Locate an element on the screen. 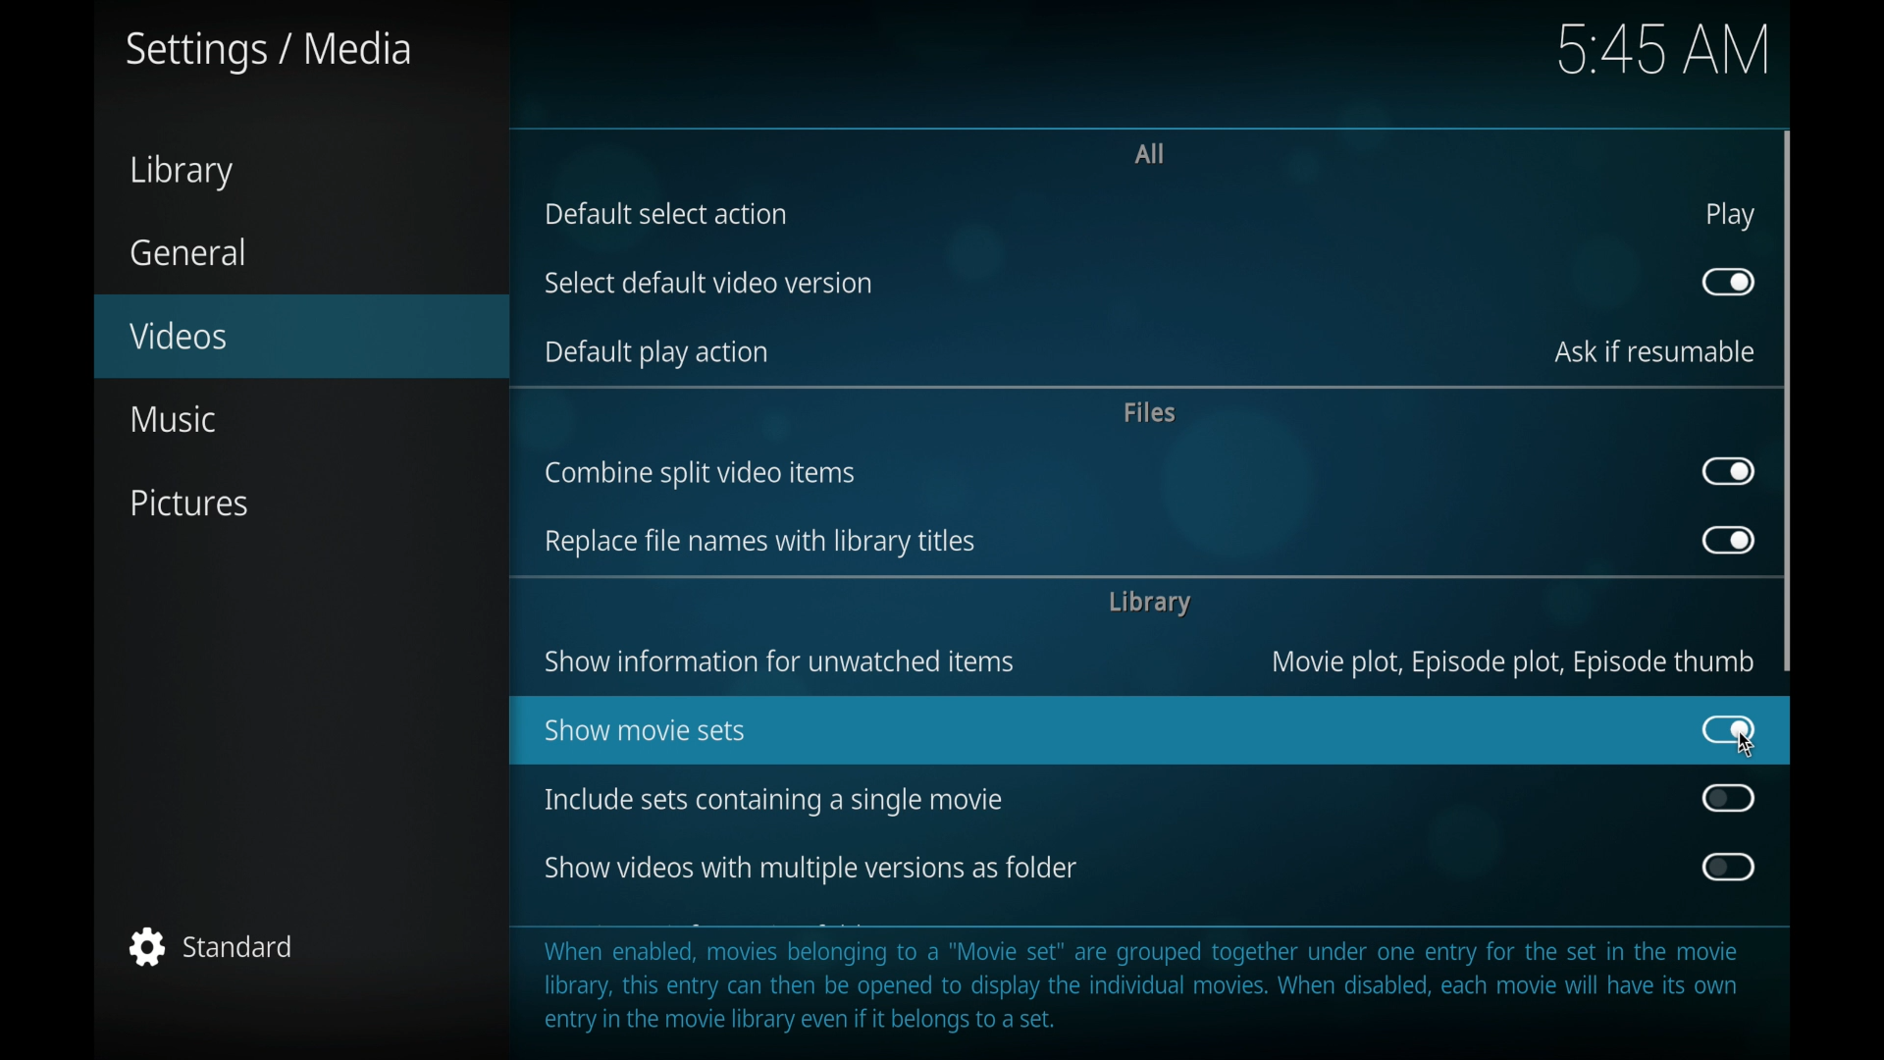  include sets is located at coordinates (771, 801).